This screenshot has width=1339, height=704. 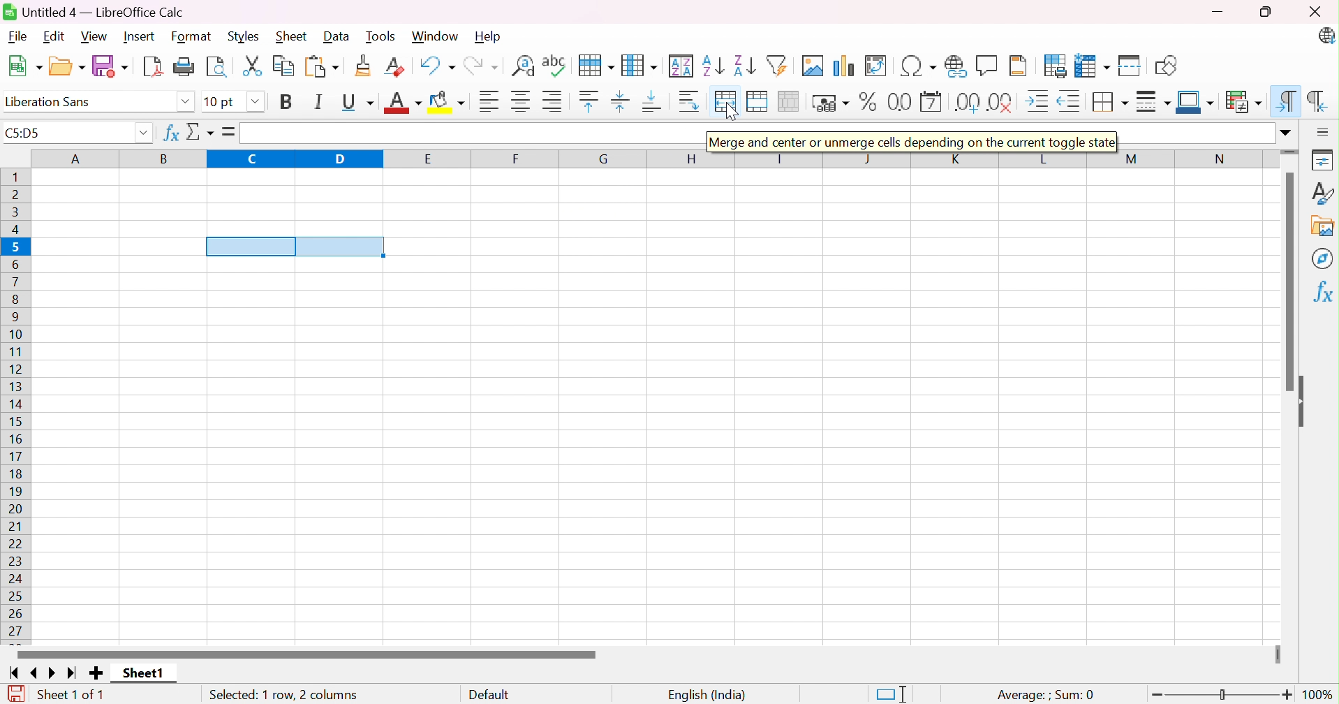 I want to click on Align Right, so click(x=555, y=102).